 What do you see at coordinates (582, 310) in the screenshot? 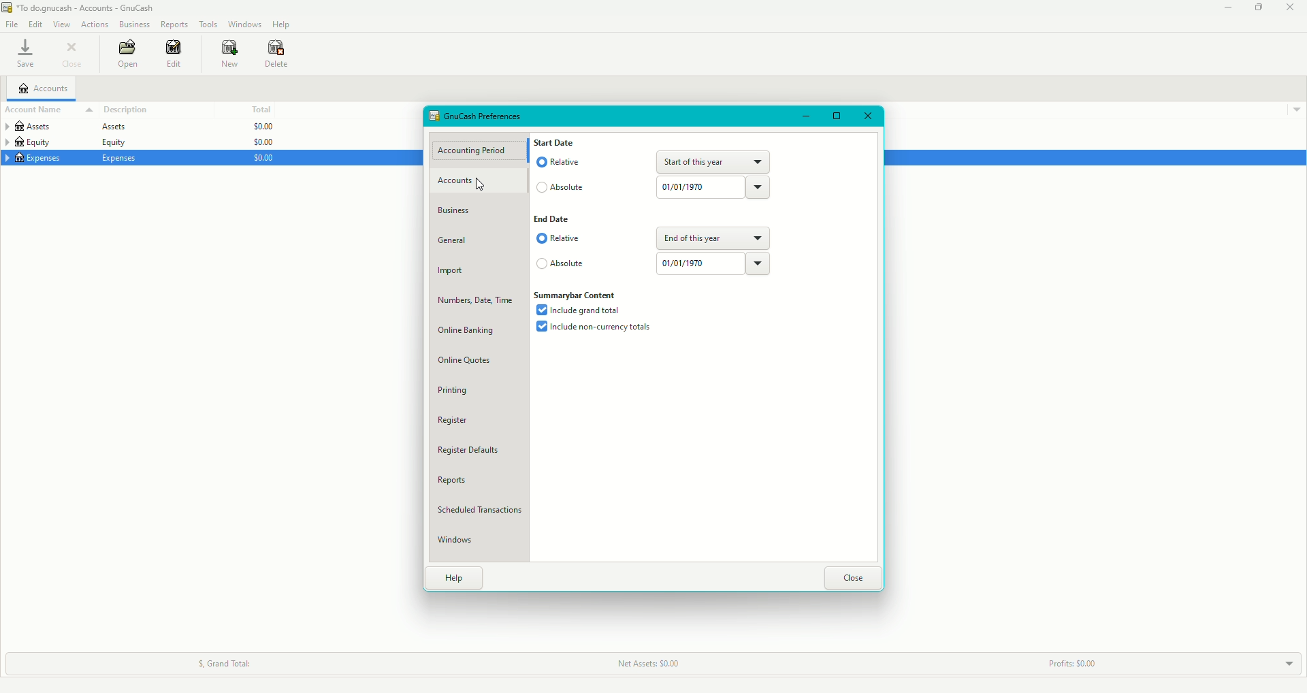
I see `Include total` at bounding box center [582, 310].